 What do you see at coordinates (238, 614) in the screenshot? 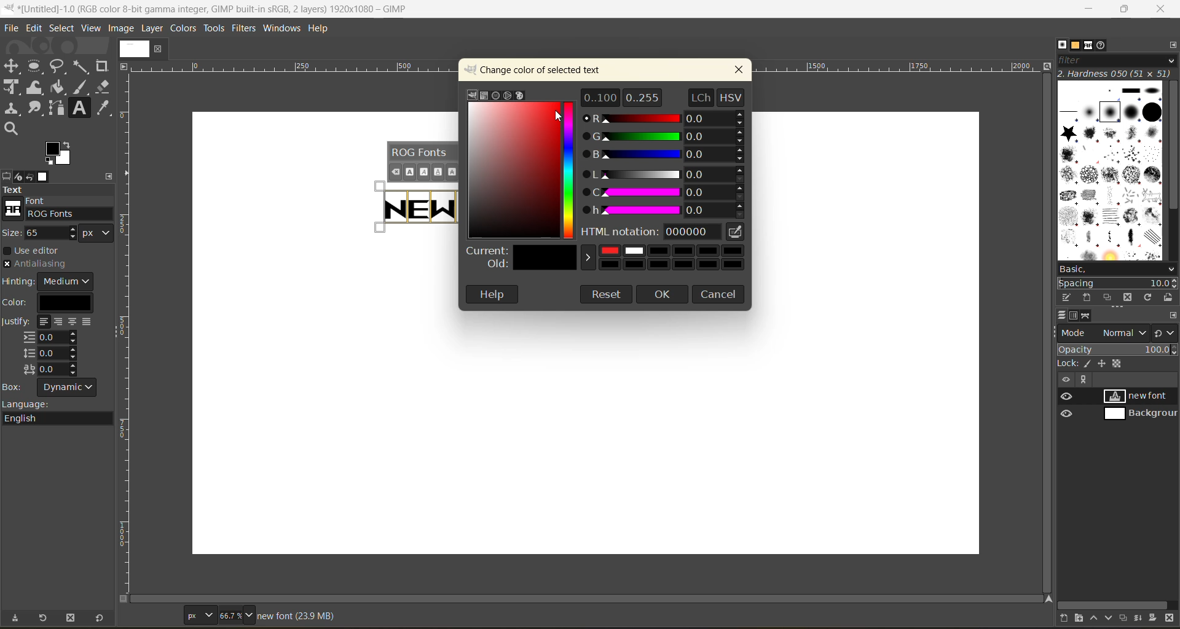
I see `zoom` at bounding box center [238, 614].